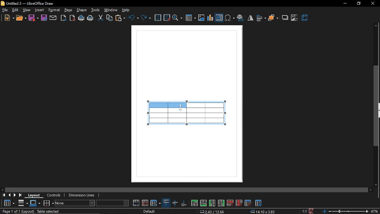 The width and height of the screenshot is (380, 214). I want to click on help, so click(127, 10).